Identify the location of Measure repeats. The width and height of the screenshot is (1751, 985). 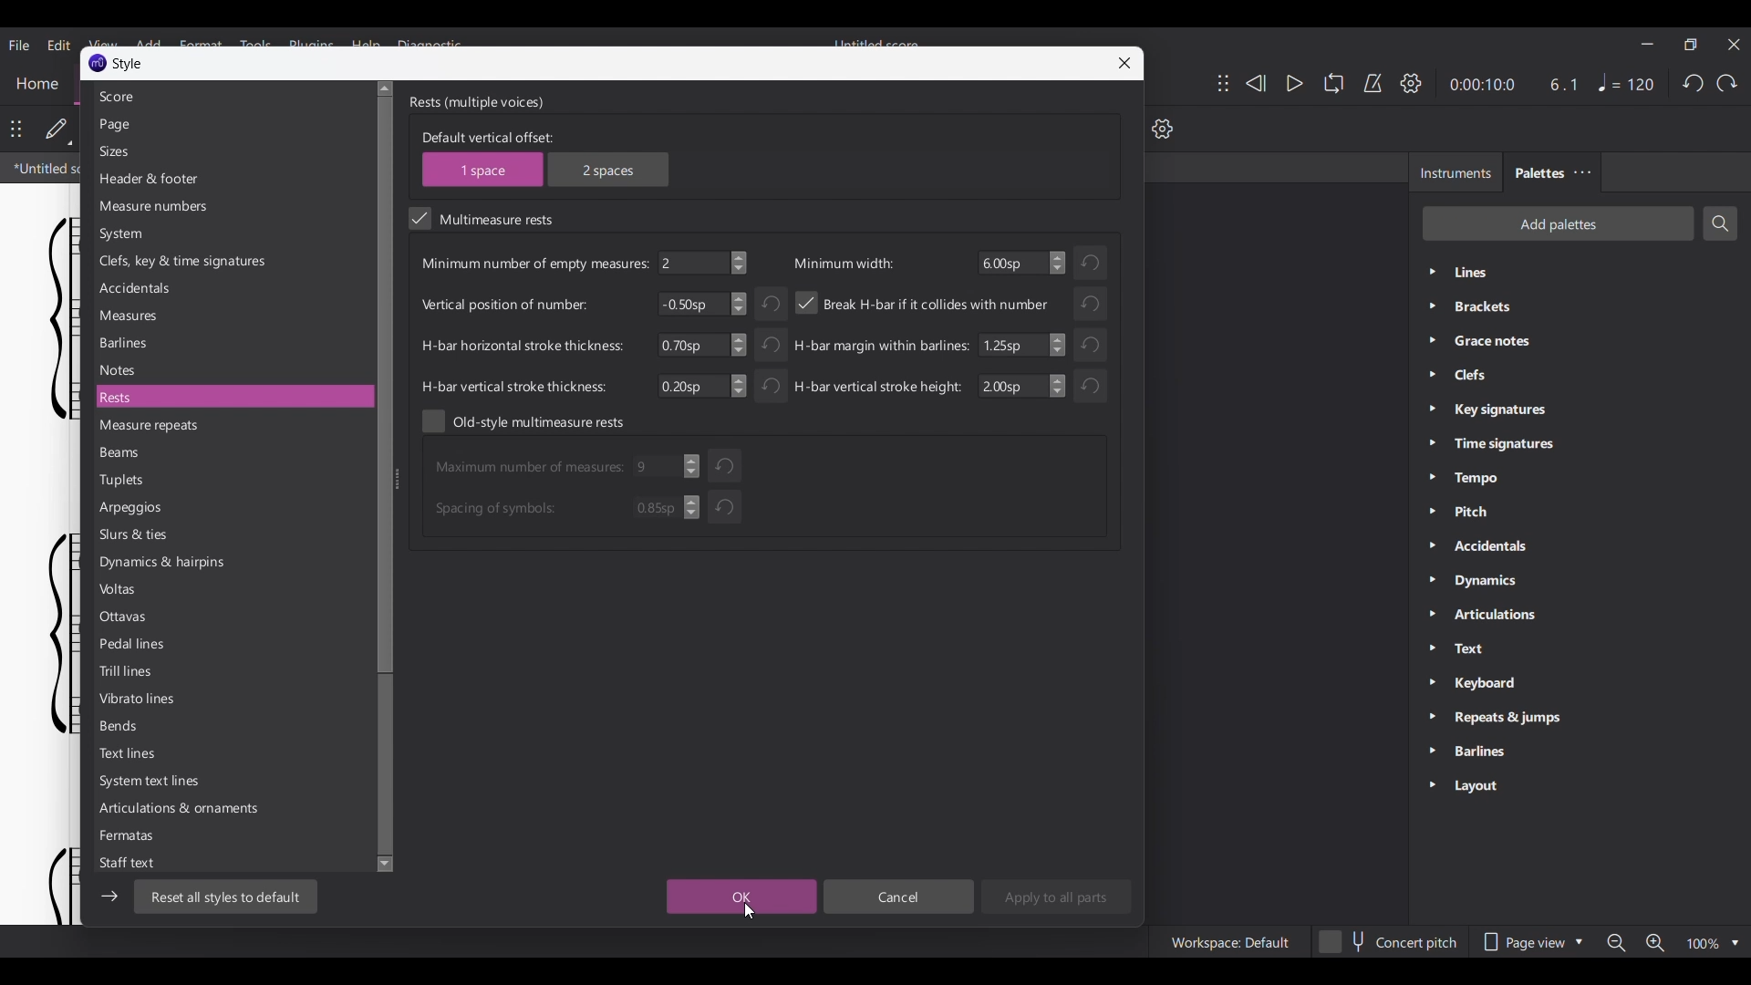
(230, 426).